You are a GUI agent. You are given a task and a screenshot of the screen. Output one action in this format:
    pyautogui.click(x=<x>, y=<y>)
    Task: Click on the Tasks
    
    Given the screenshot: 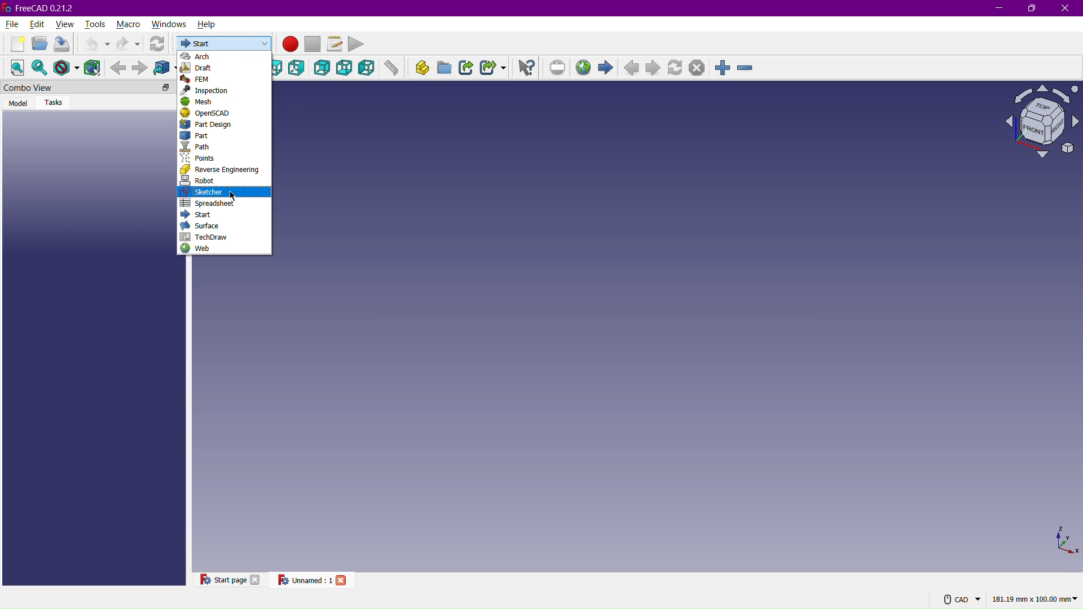 What is the action you would take?
    pyautogui.click(x=55, y=104)
    